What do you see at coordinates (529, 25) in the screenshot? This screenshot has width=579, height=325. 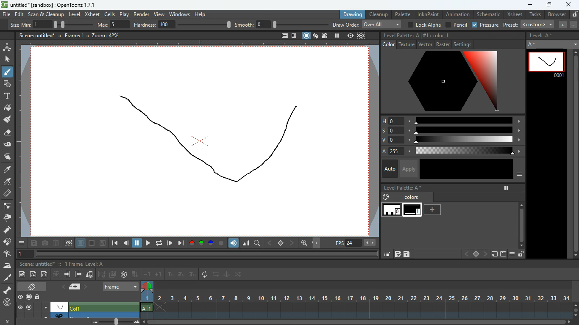 I see `preset` at bounding box center [529, 25].